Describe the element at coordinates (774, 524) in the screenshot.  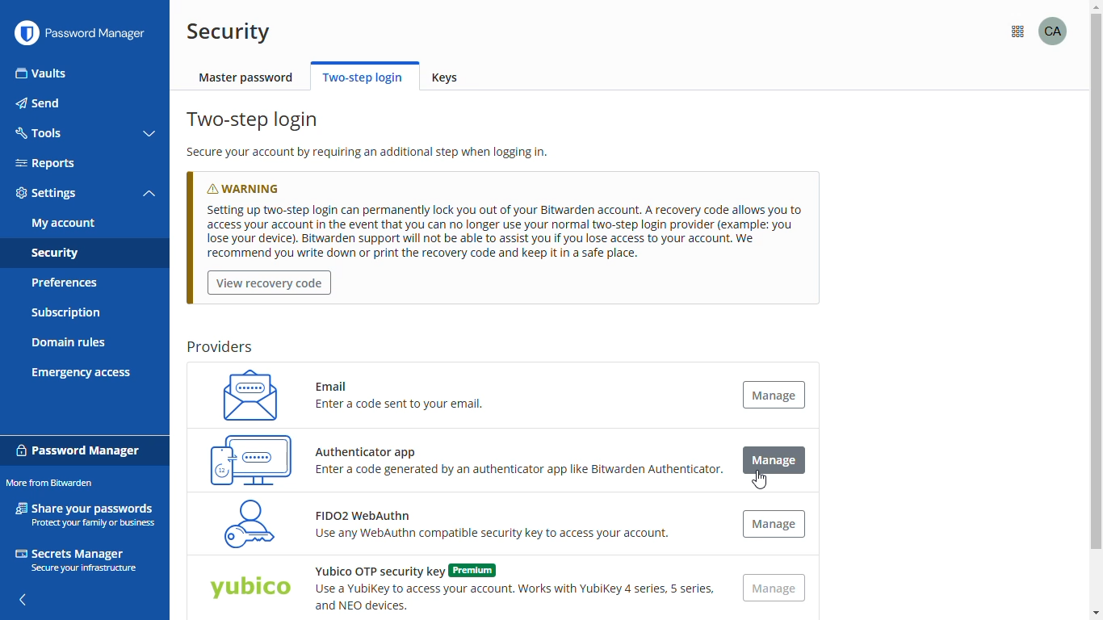
I see `manage` at that location.